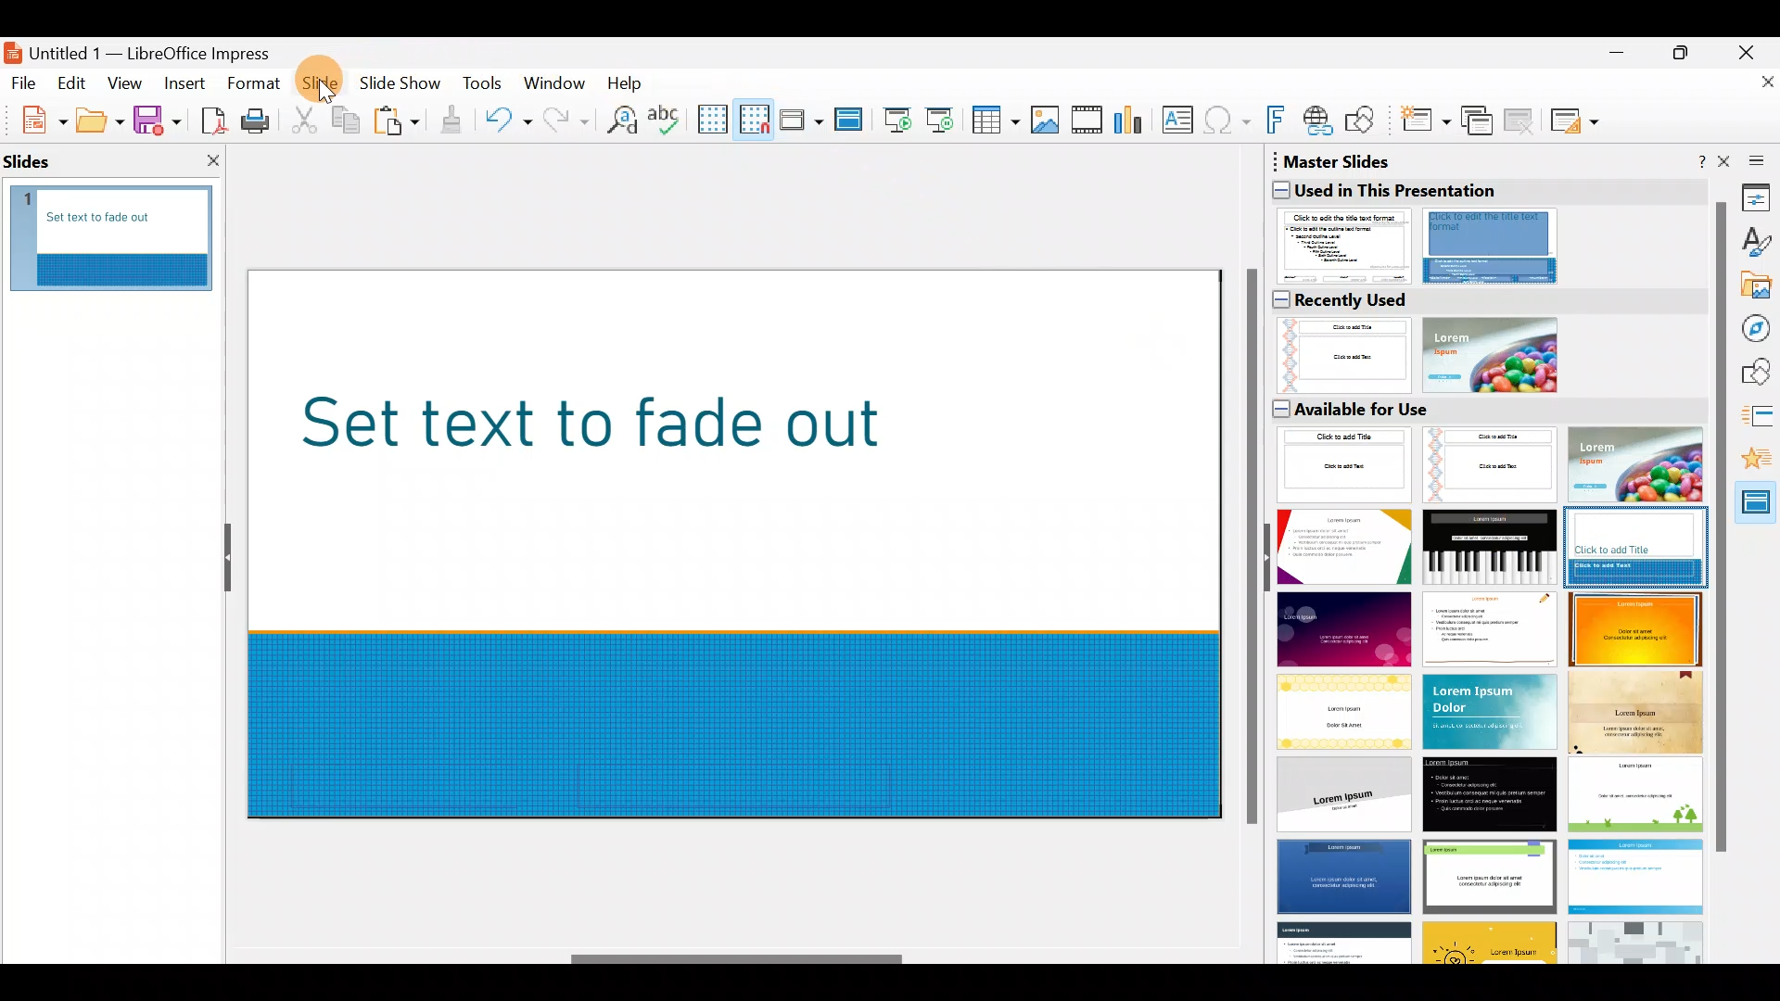 The width and height of the screenshot is (1780, 1001). What do you see at coordinates (1319, 120) in the screenshot?
I see `Insert hyperlink` at bounding box center [1319, 120].